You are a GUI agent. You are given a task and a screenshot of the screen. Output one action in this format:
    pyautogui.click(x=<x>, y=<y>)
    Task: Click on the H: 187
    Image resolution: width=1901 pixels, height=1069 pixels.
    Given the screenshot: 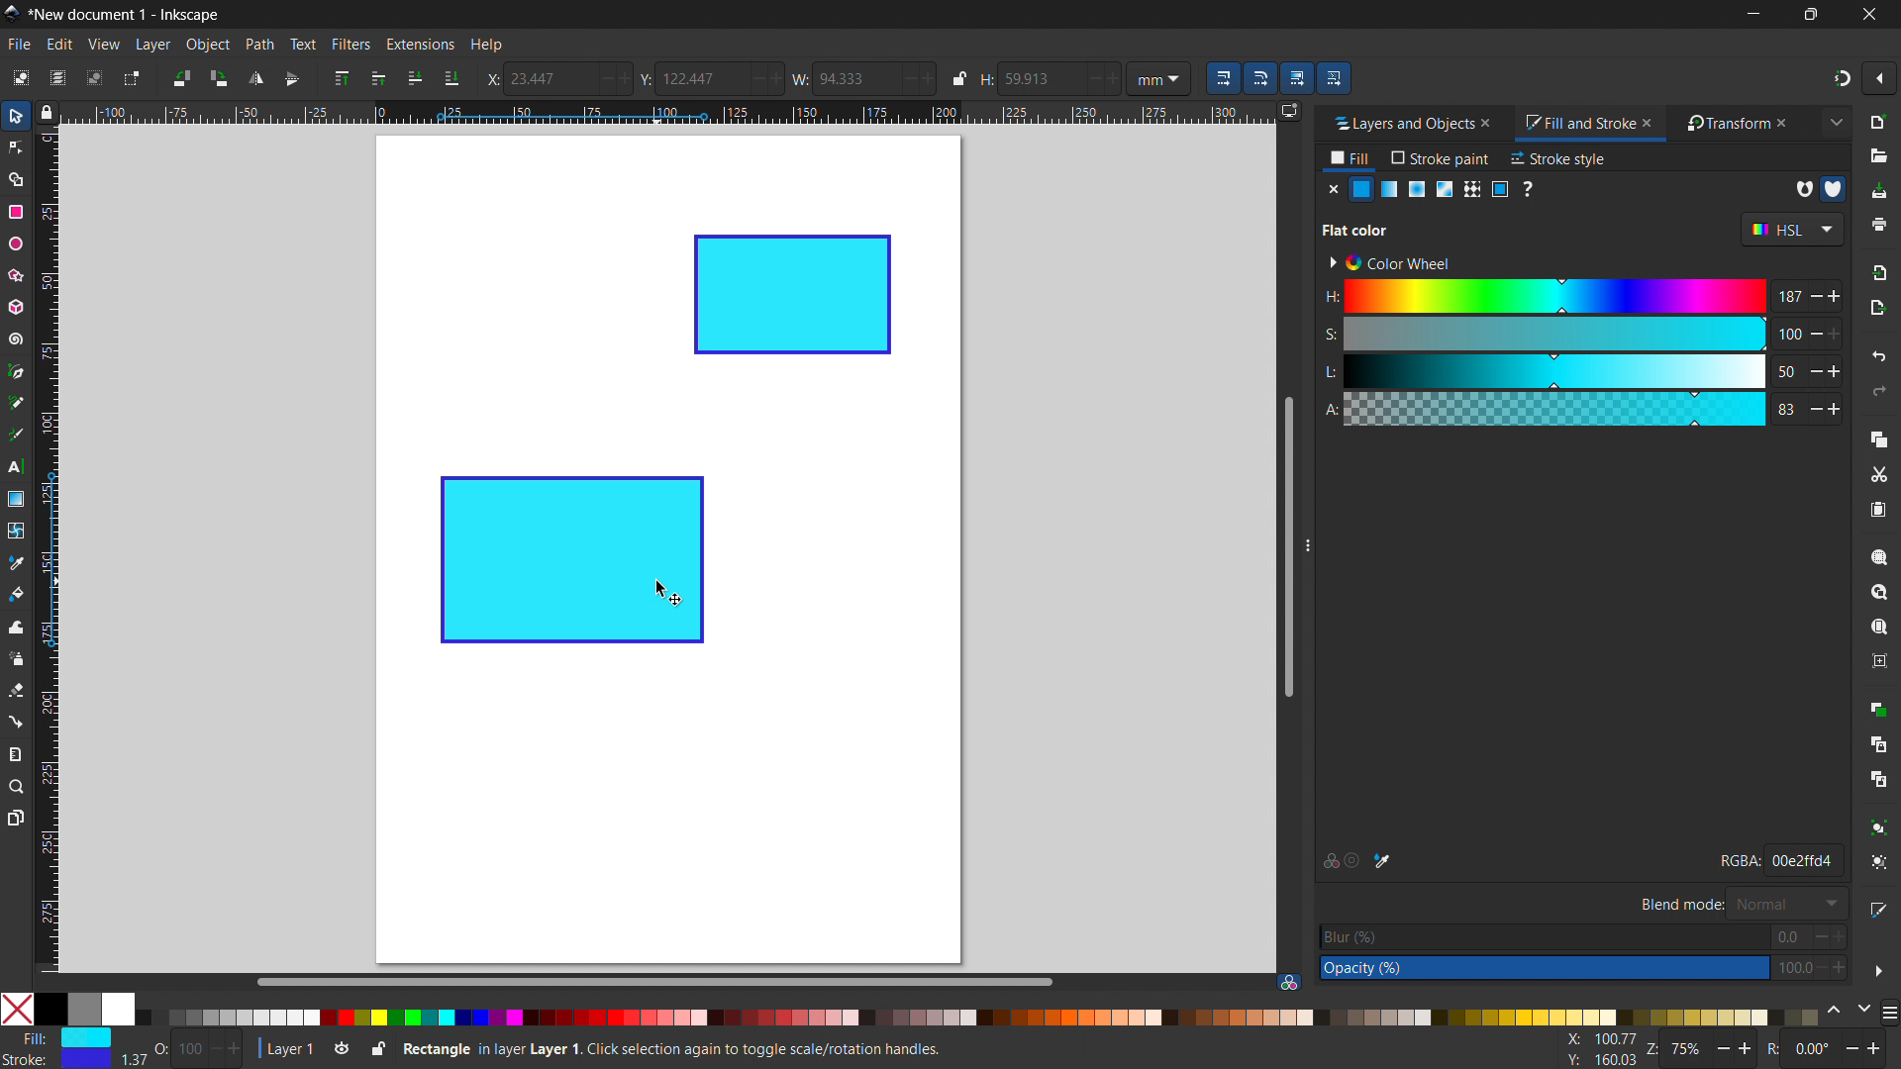 What is the action you would take?
    pyautogui.click(x=1580, y=294)
    